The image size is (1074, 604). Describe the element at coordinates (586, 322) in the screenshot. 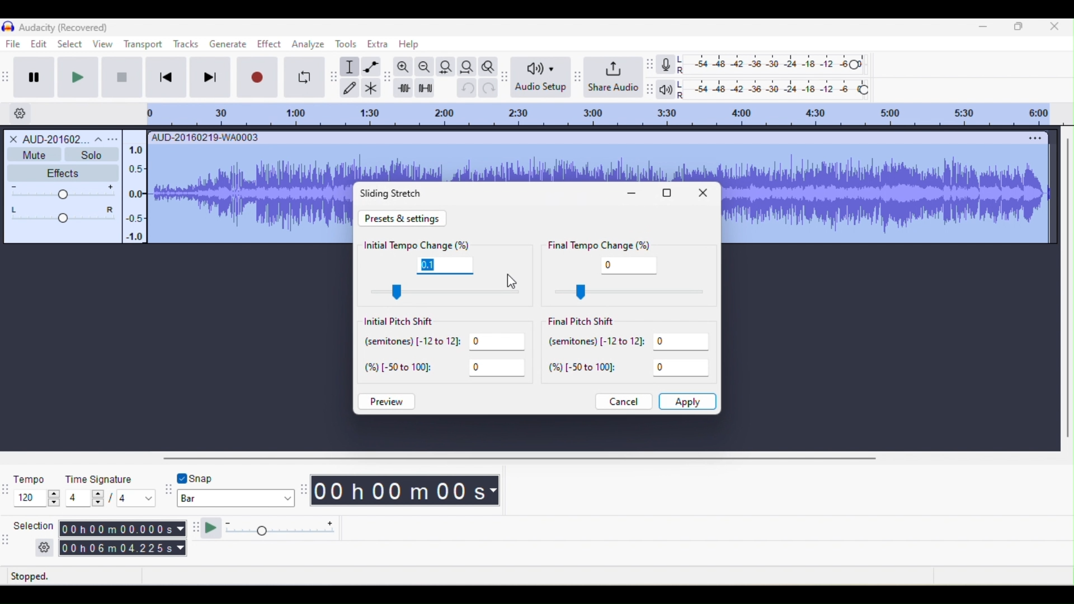

I see `final pitch shift` at that location.